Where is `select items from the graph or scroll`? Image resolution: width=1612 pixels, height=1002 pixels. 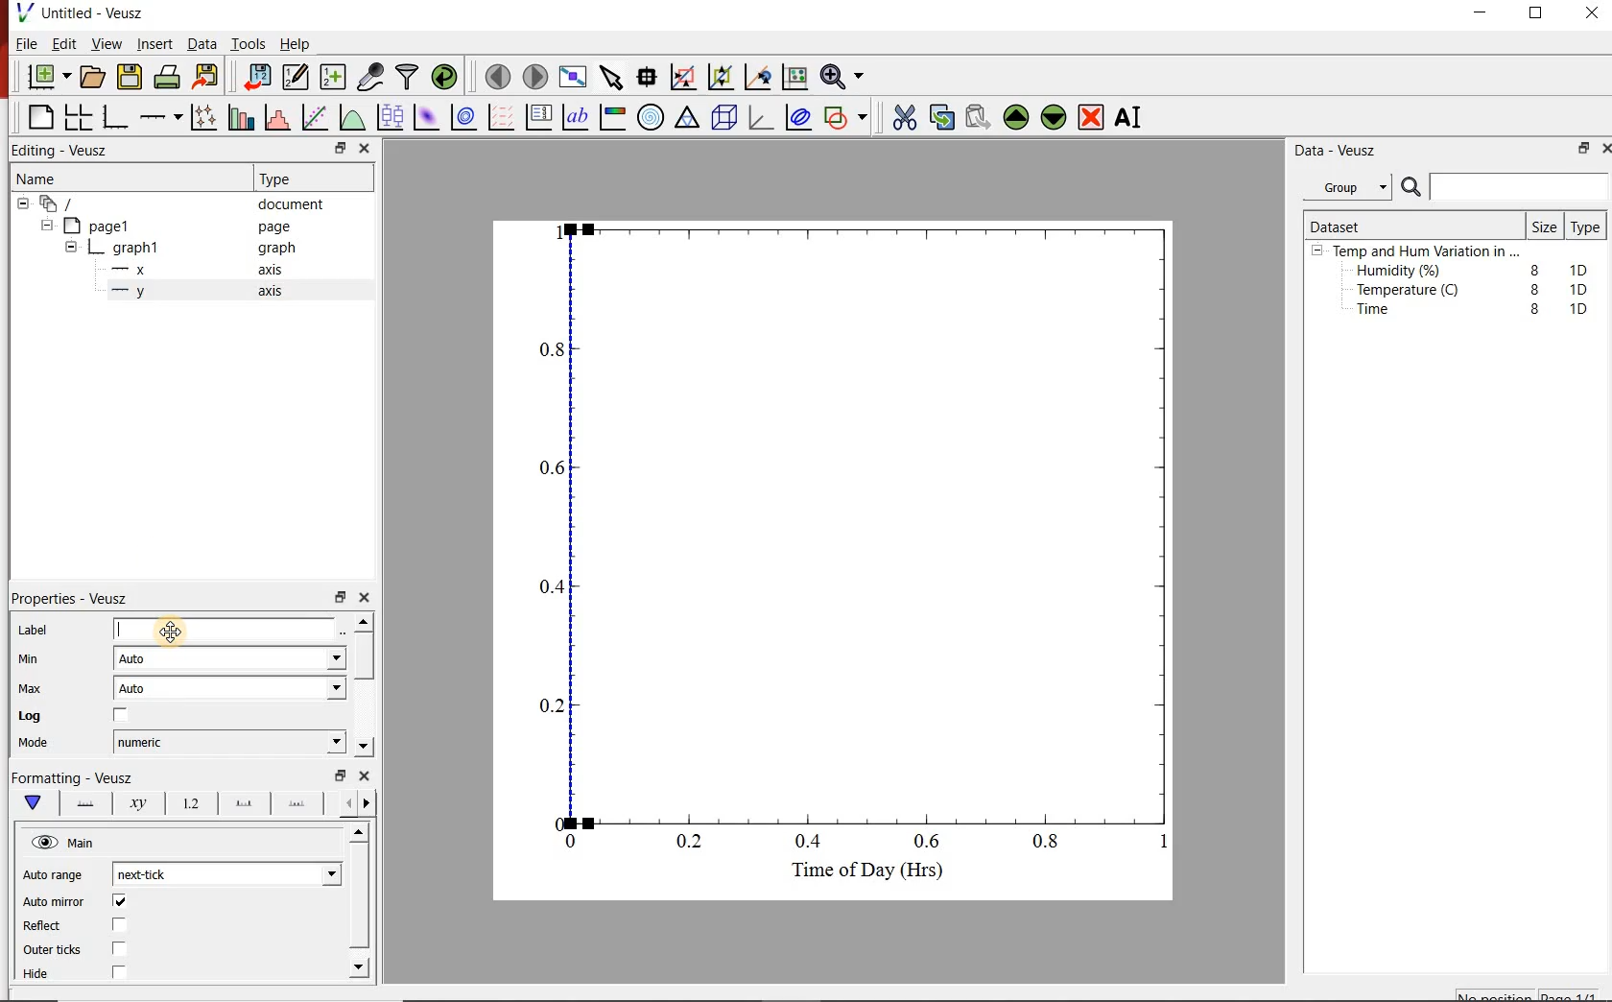
select items from the graph or scroll is located at coordinates (612, 80).